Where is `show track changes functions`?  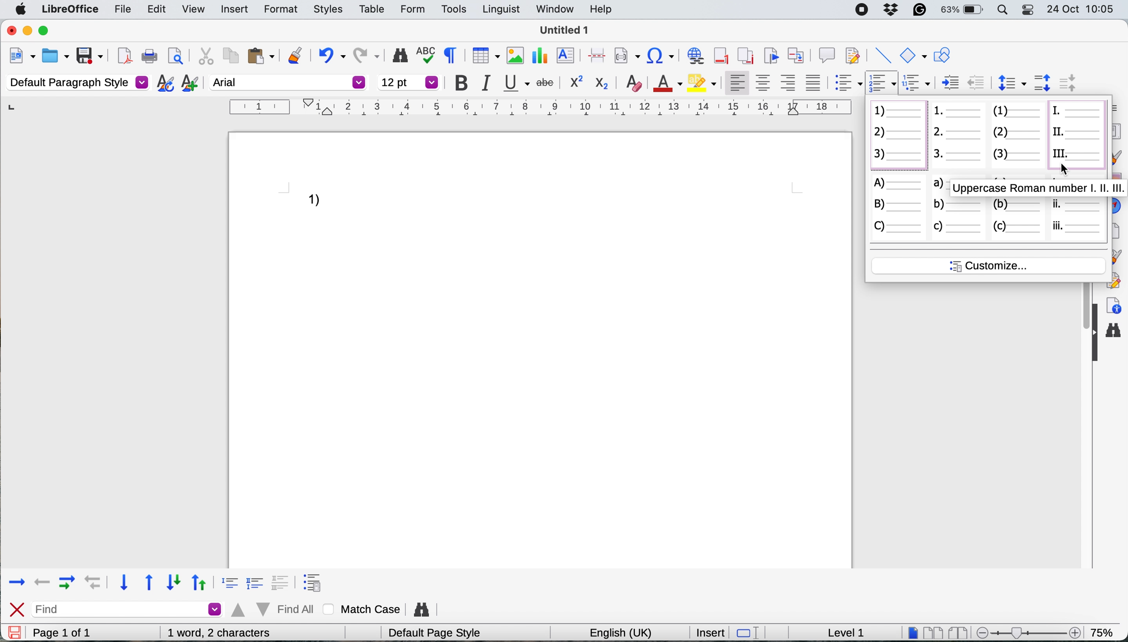 show track changes functions is located at coordinates (854, 54).